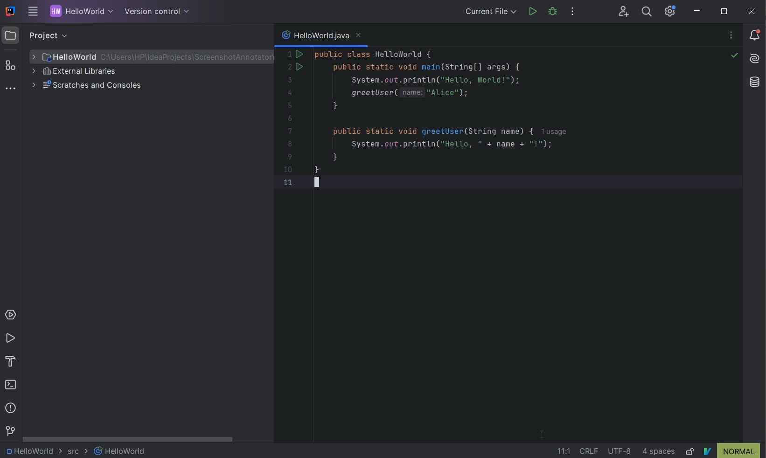 This screenshot has height=458, width=766. What do you see at coordinates (11, 386) in the screenshot?
I see `TERMINAL` at bounding box center [11, 386].